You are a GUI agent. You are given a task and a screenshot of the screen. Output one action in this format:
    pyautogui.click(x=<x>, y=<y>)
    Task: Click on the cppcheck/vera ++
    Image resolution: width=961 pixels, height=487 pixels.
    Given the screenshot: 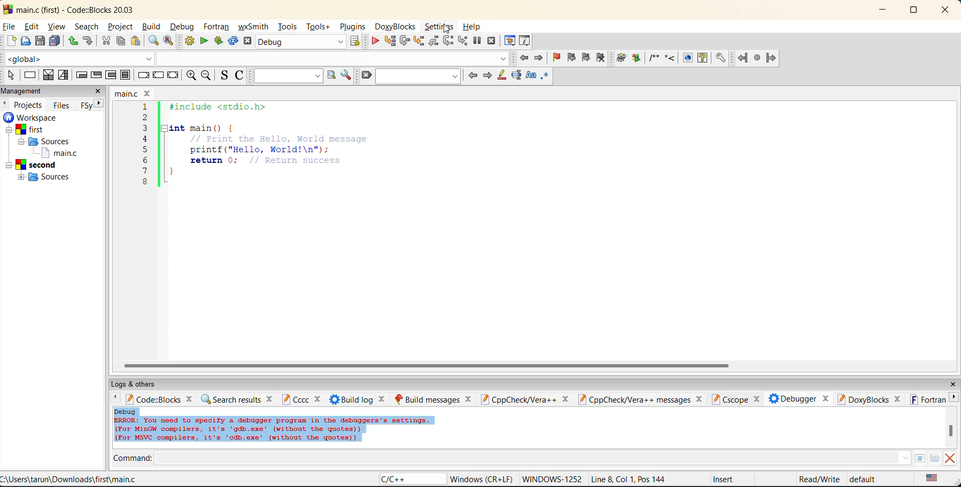 What is the action you would take?
    pyautogui.click(x=523, y=397)
    